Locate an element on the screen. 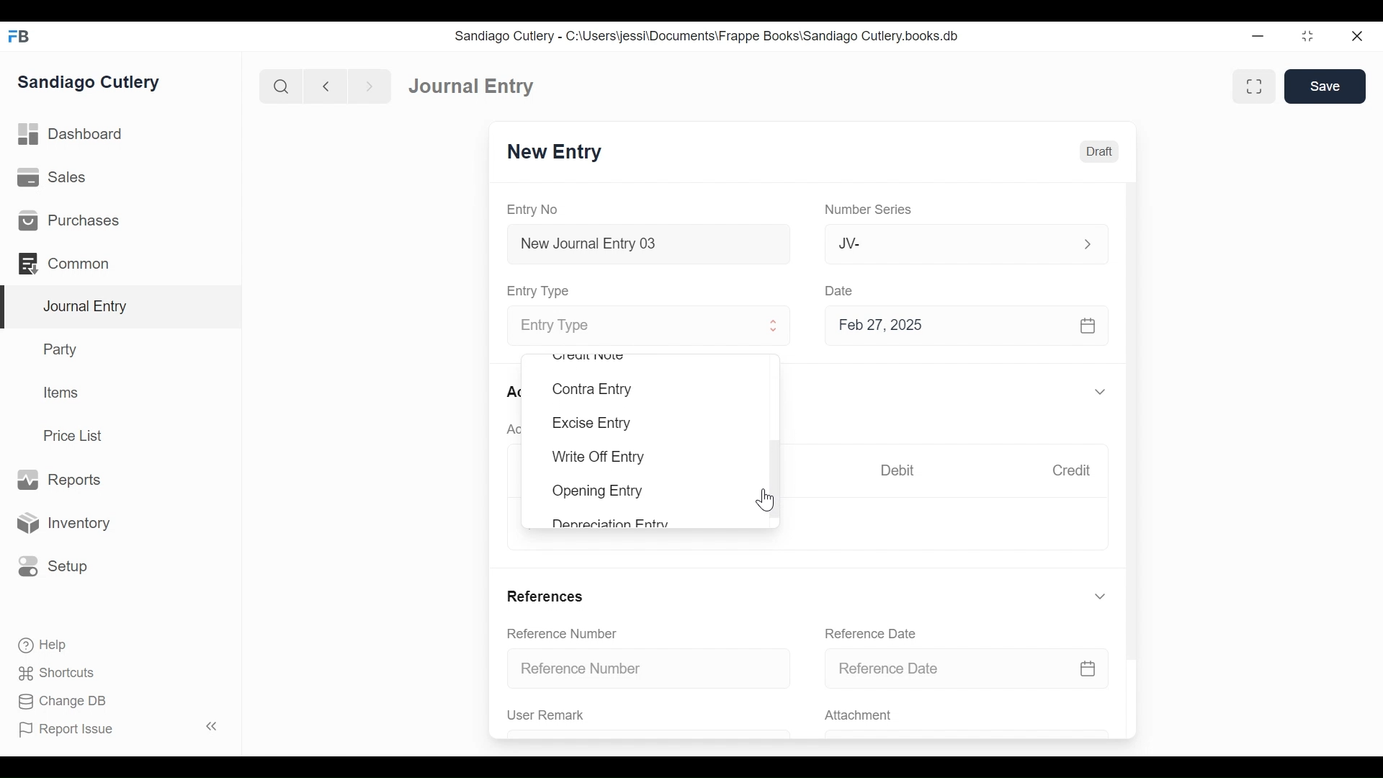 The width and height of the screenshot is (1383, 778). Shortcuts is located at coordinates (58, 675).